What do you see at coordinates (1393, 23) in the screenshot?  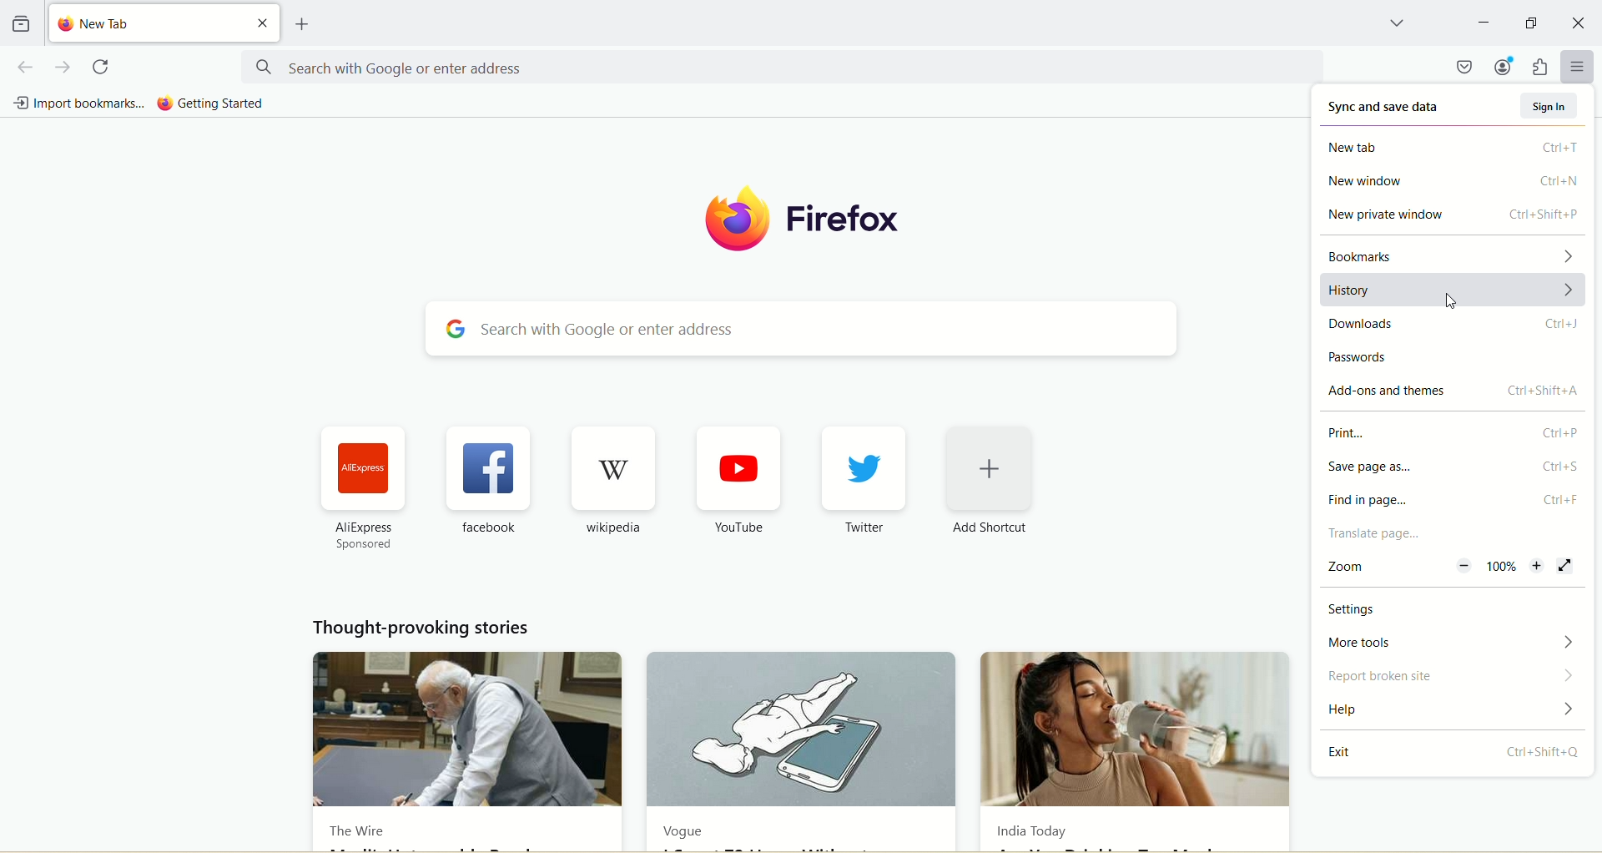 I see `list all tabs` at bounding box center [1393, 23].